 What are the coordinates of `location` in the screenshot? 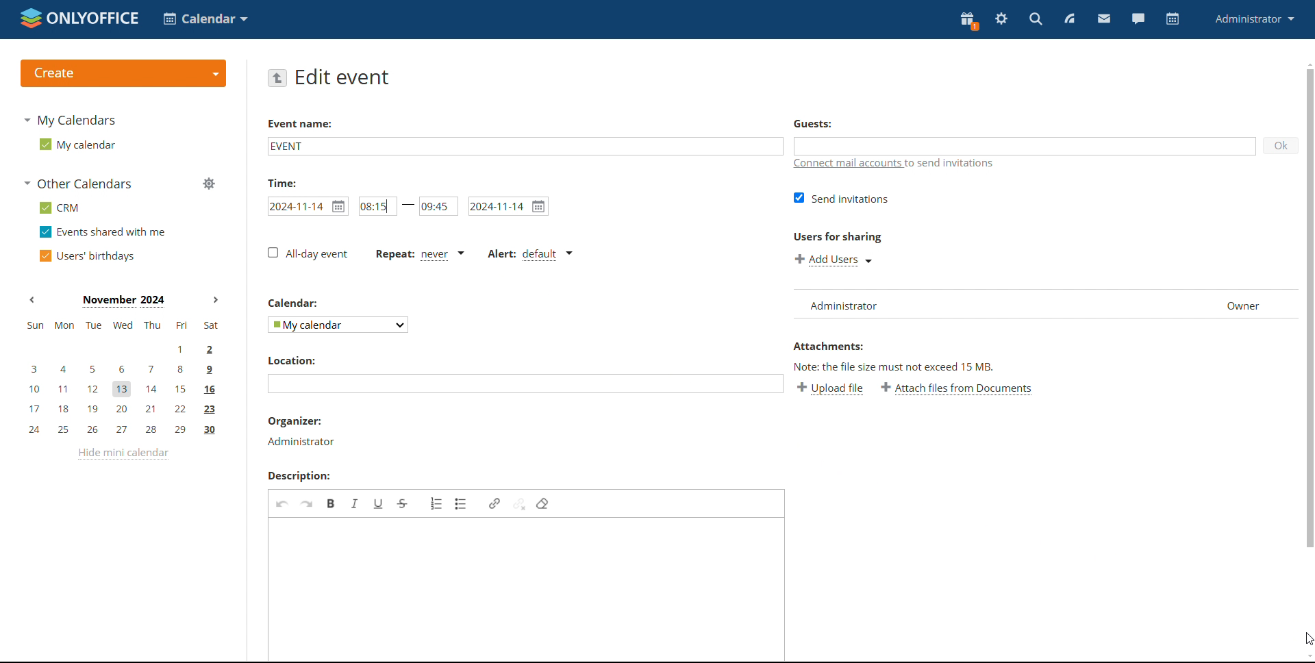 It's located at (290, 360).